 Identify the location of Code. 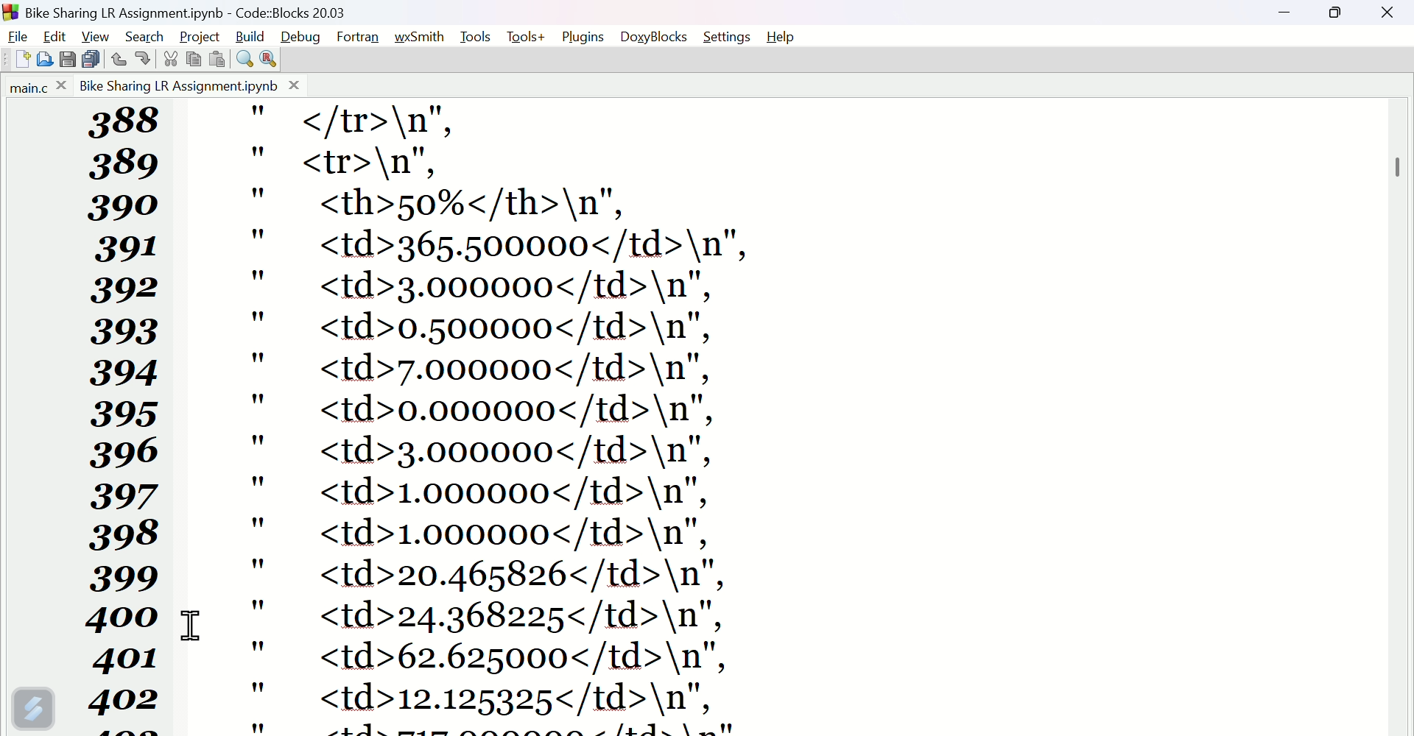
(801, 417).